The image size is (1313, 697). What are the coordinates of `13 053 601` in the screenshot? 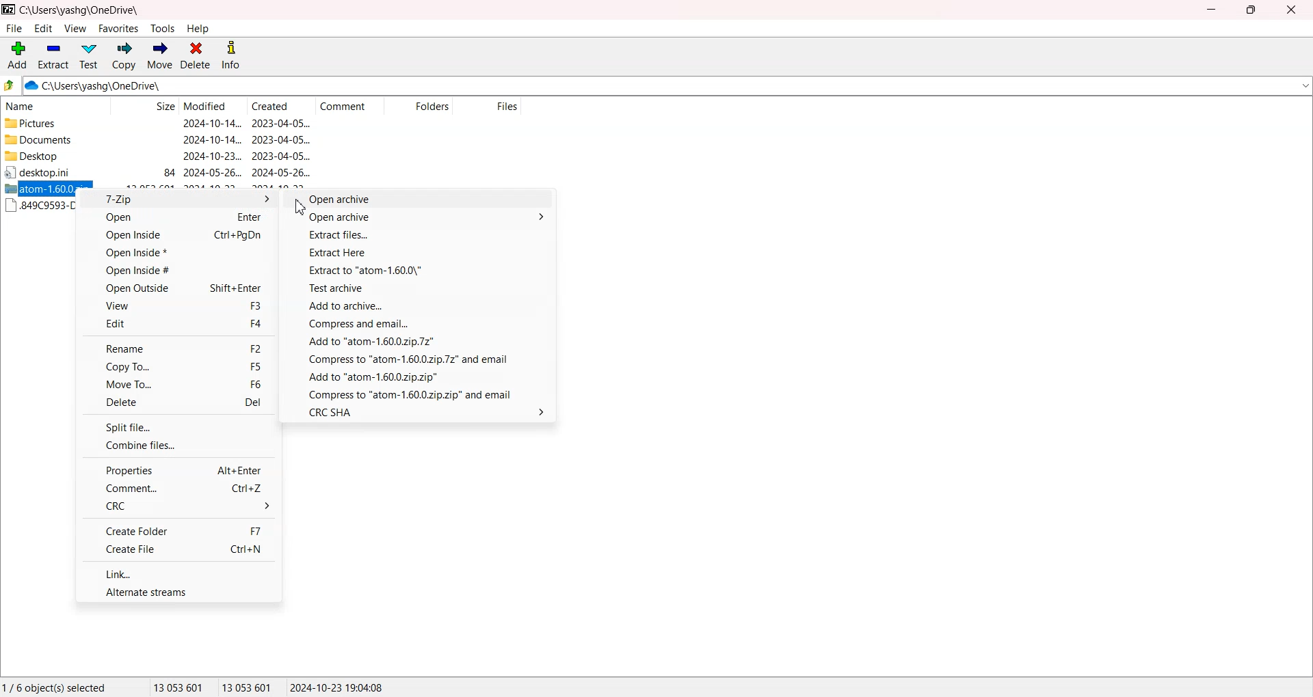 It's located at (178, 687).